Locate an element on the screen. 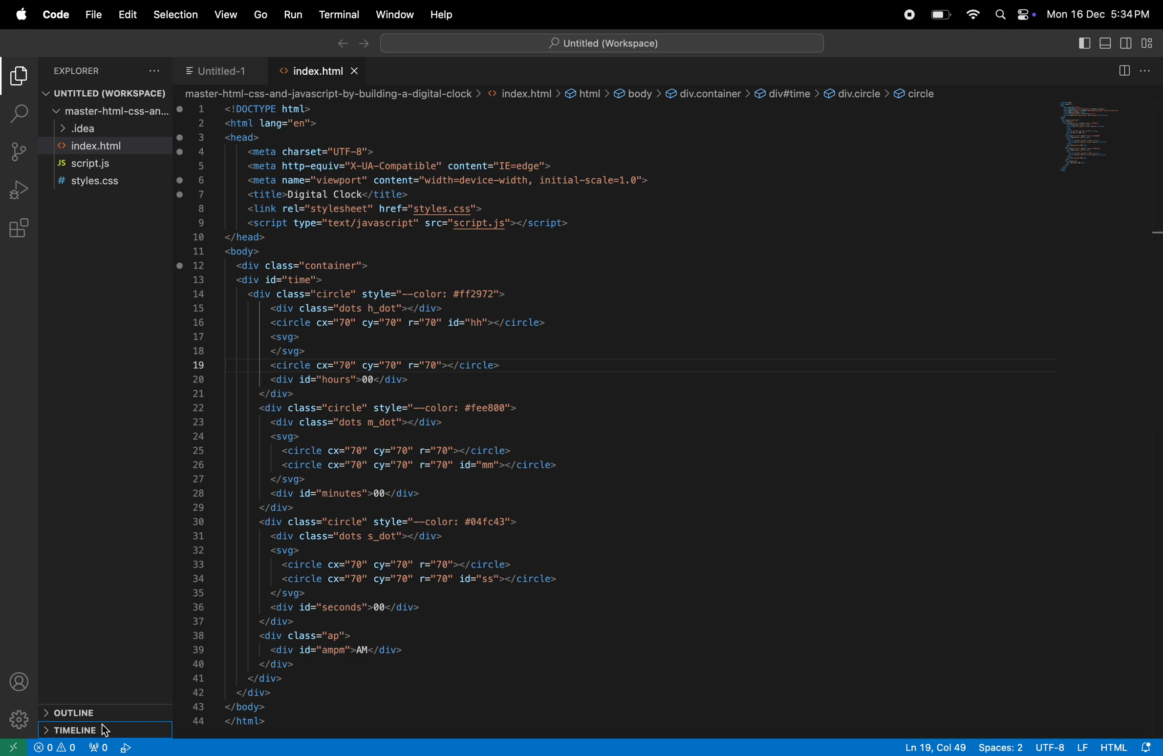 The image size is (1163, 756). run debug is located at coordinates (19, 193).